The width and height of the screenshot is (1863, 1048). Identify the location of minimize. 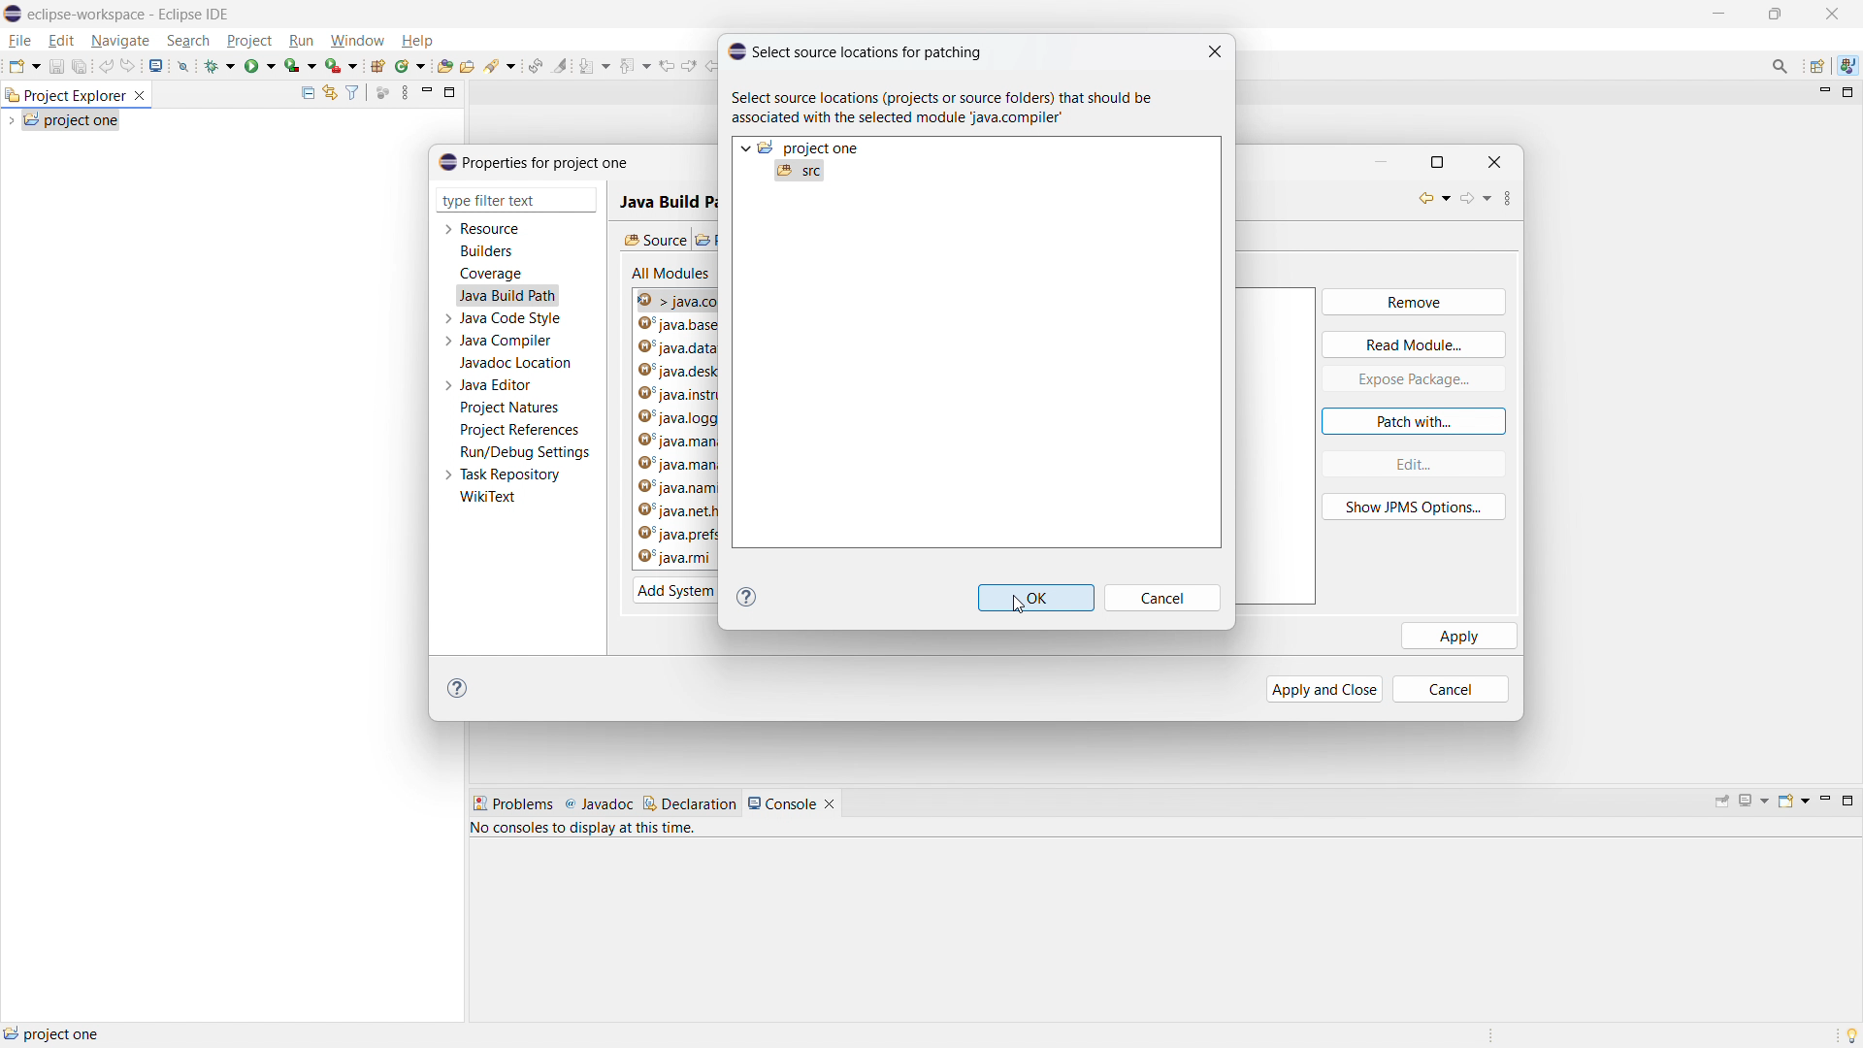
(1776, 15).